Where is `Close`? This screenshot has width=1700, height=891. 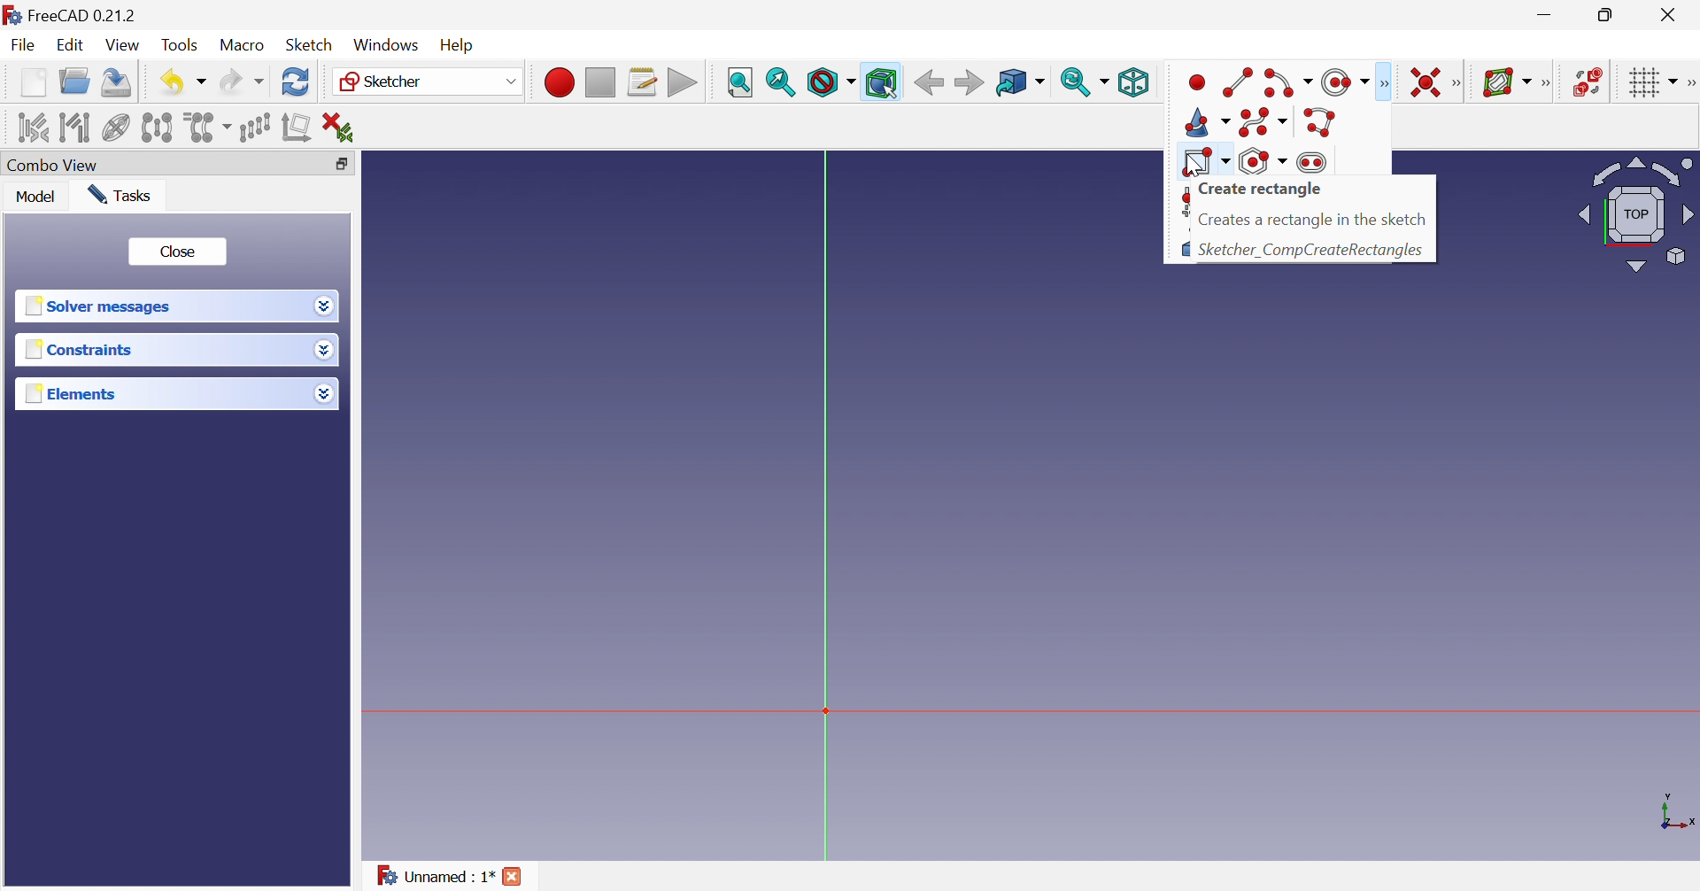
Close is located at coordinates (1669, 14).